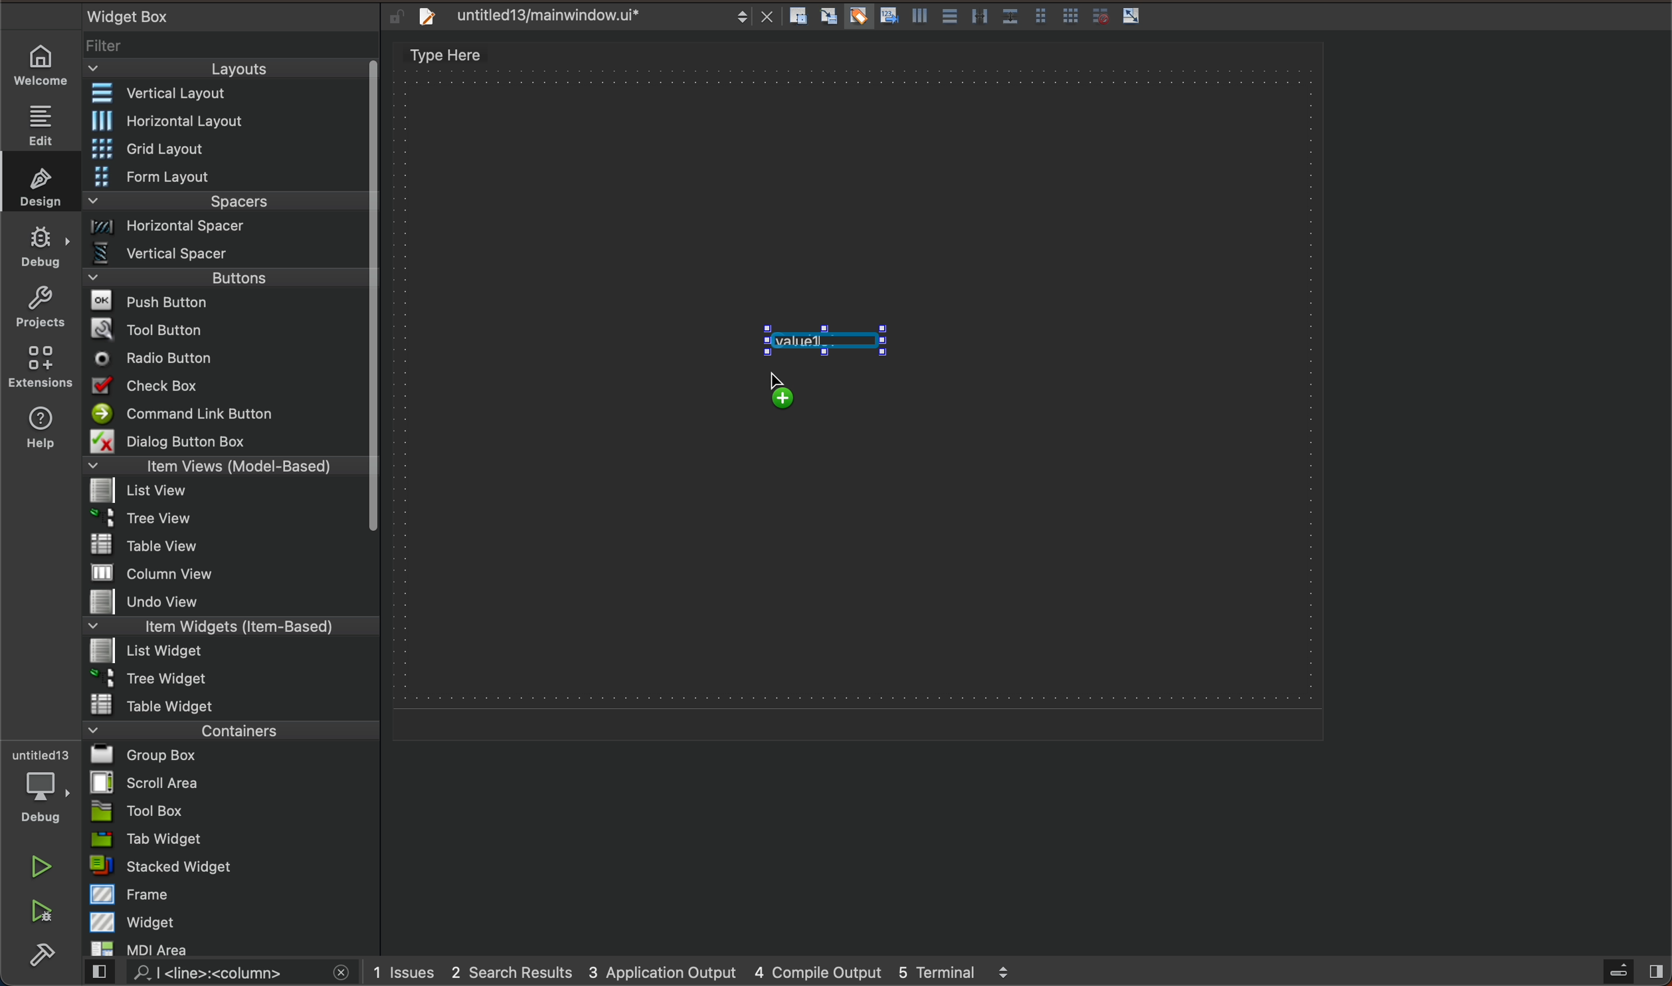 This screenshot has height=986, width=1672. What do you see at coordinates (228, 629) in the screenshot?
I see `item widget` at bounding box center [228, 629].